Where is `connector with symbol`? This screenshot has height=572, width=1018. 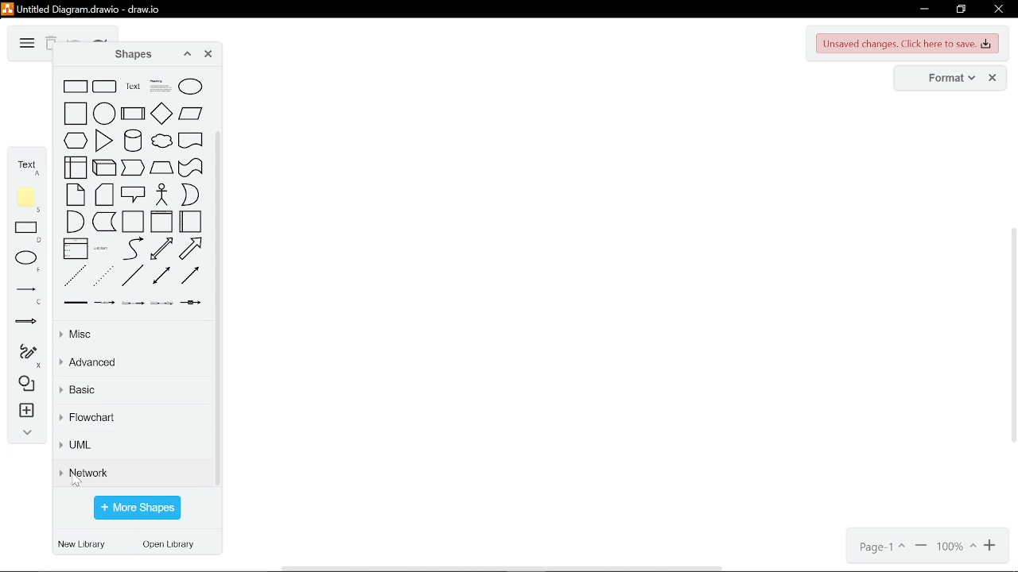 connector with symbol is located at coordinates (191, 303).